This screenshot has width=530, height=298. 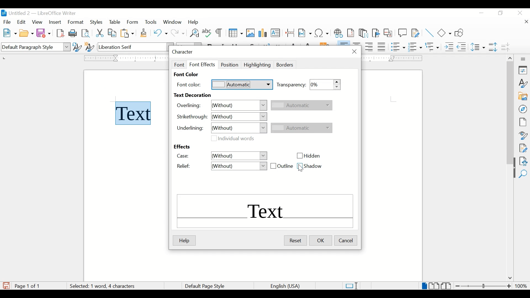 What do you see at coordinates (352, 33) in the screenshot?
I see `insert footnote` at bounding box center [352, 33].